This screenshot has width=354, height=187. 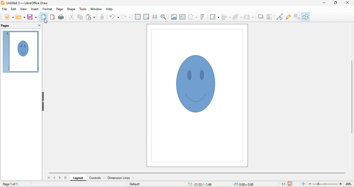 I want to click on open, so click(x=21, y=18).